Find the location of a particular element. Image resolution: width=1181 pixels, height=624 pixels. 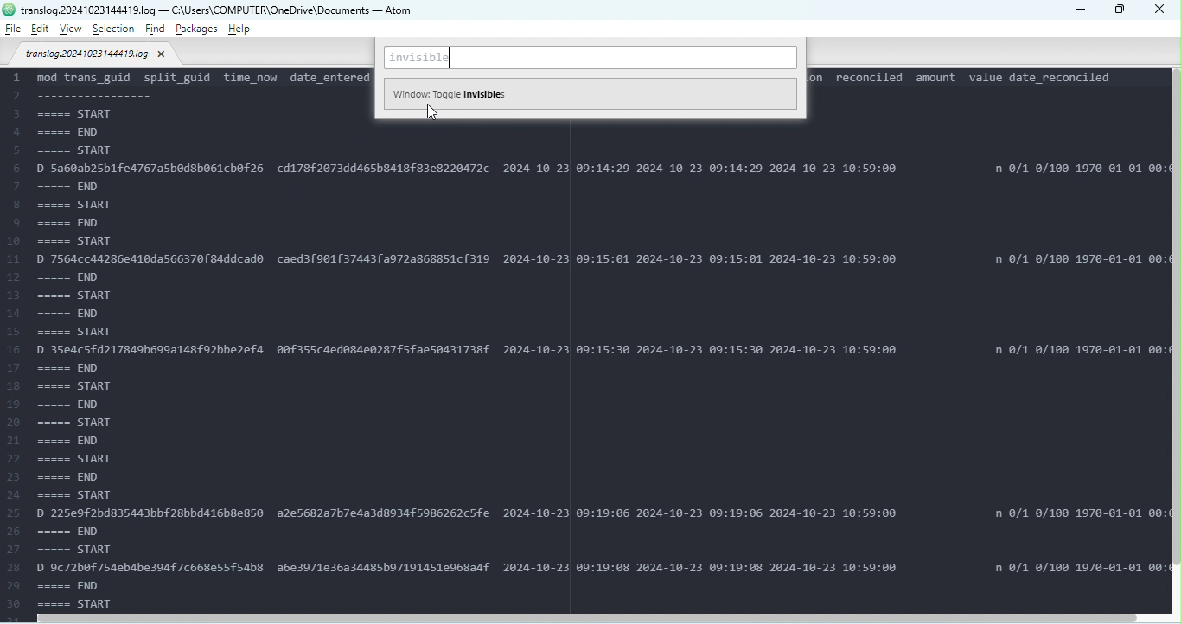

File  is located at coordinates (97, 56).